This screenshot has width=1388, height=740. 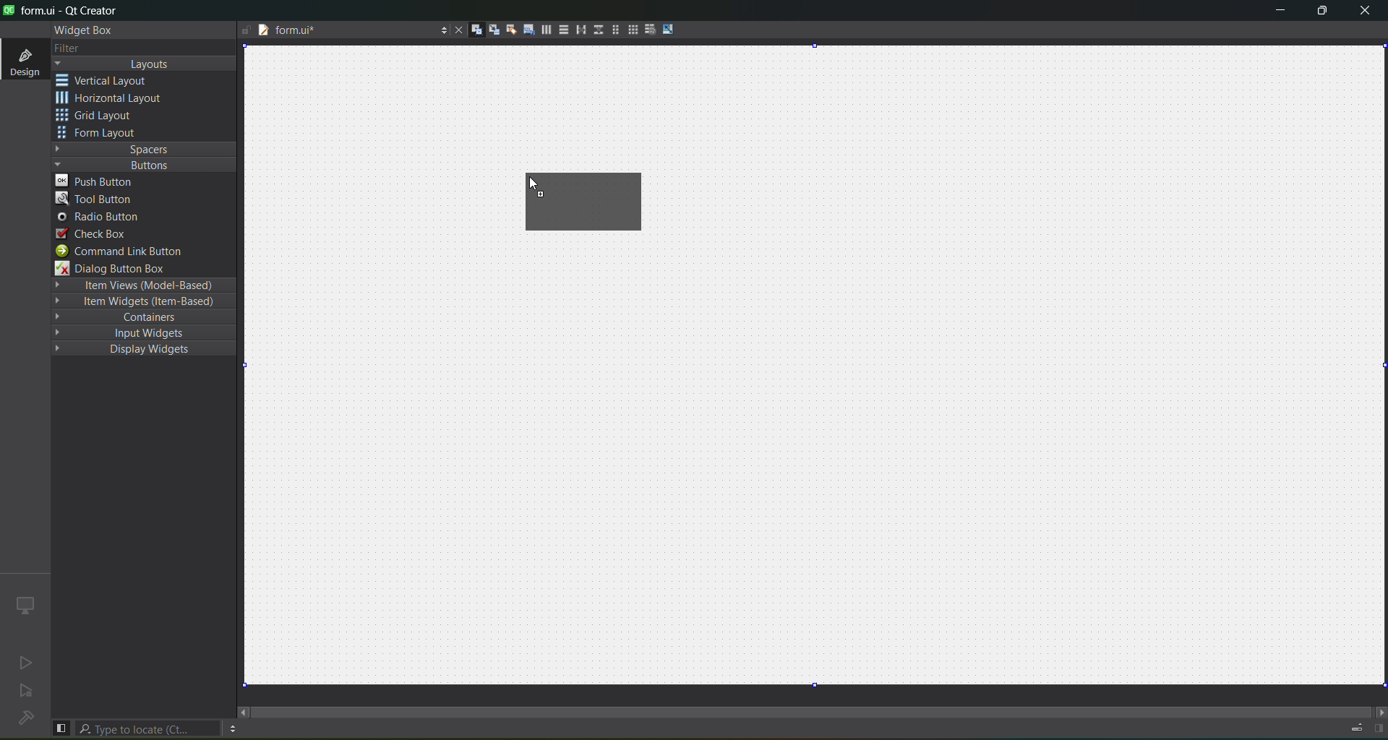 I want to click on layout, so click(x=147, y=64).